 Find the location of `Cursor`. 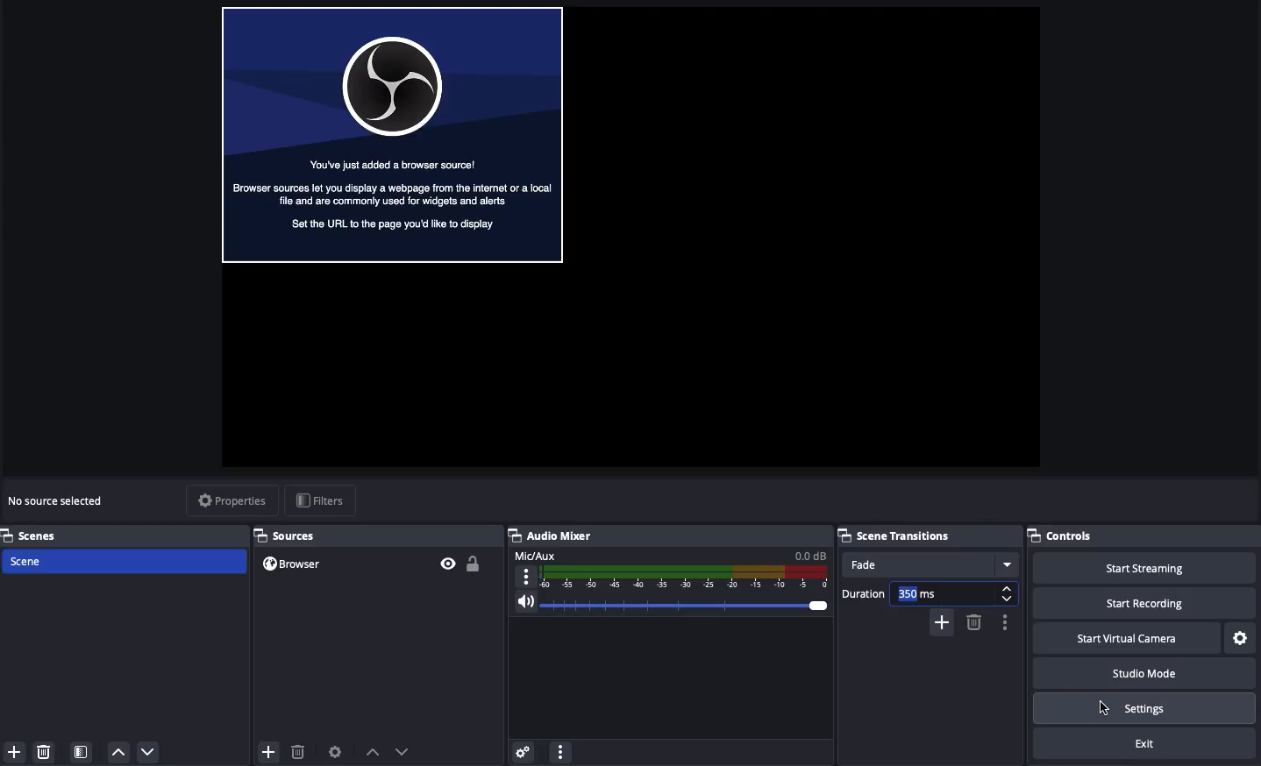

Cursor is located at coordinates (1108, 710).